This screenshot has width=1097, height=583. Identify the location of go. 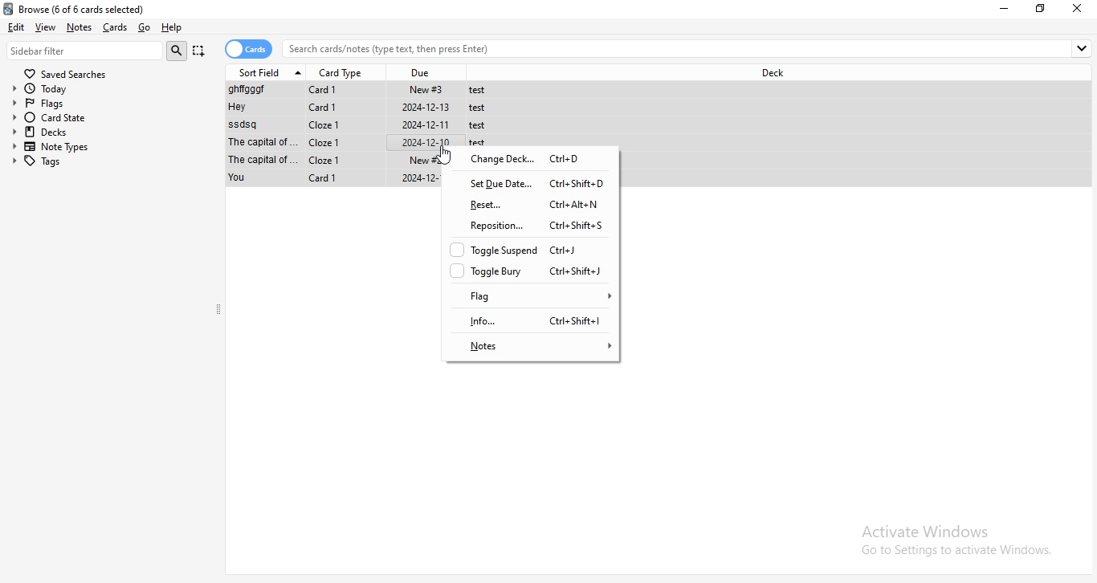
(145, 26).